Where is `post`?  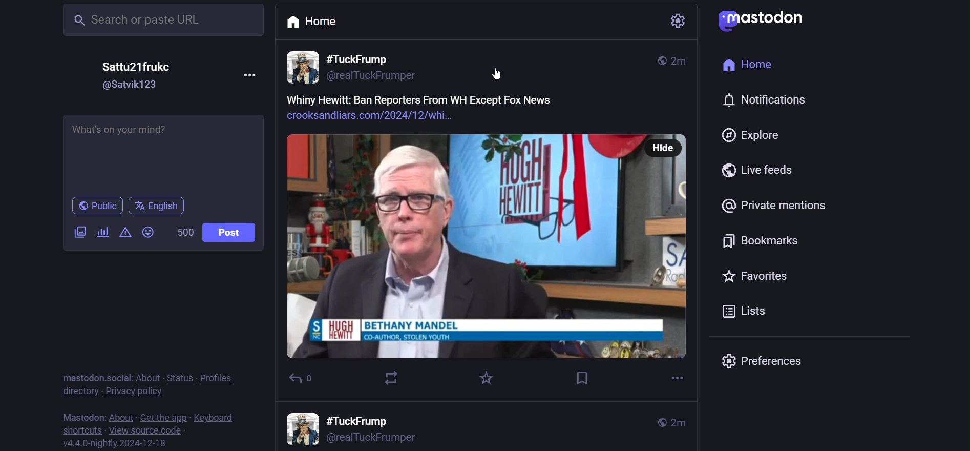
post is located at coordinates (459, 229).